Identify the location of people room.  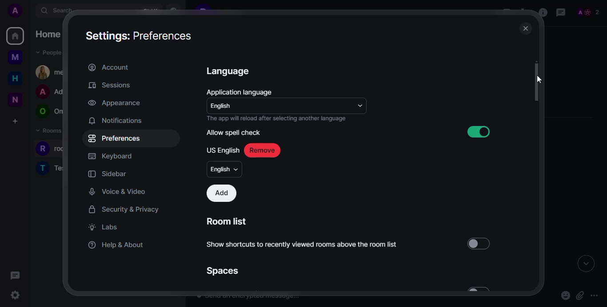
(51, 92).